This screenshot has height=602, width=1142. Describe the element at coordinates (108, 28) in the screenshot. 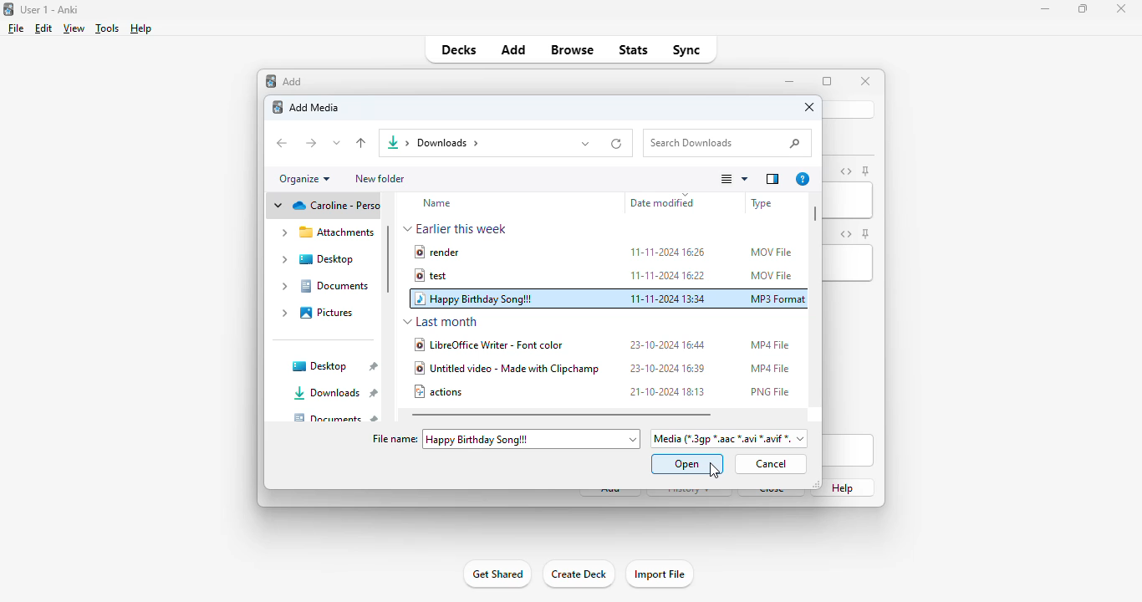

I see `tools` at that location.